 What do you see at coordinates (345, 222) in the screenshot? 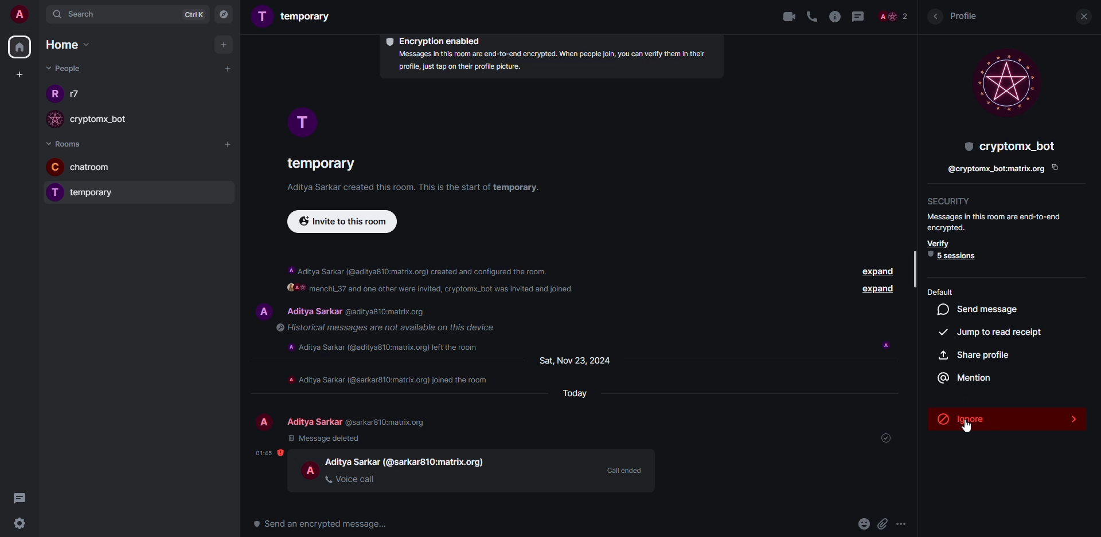
I see `invite to this room` at bounding box center [345, 222].